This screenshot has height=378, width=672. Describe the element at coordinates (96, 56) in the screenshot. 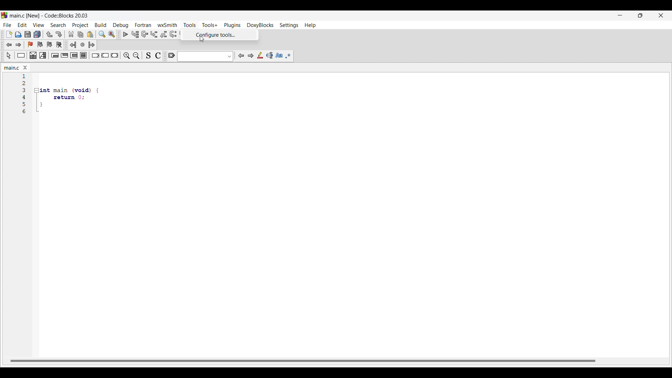

I see `Break instruction` at that location.